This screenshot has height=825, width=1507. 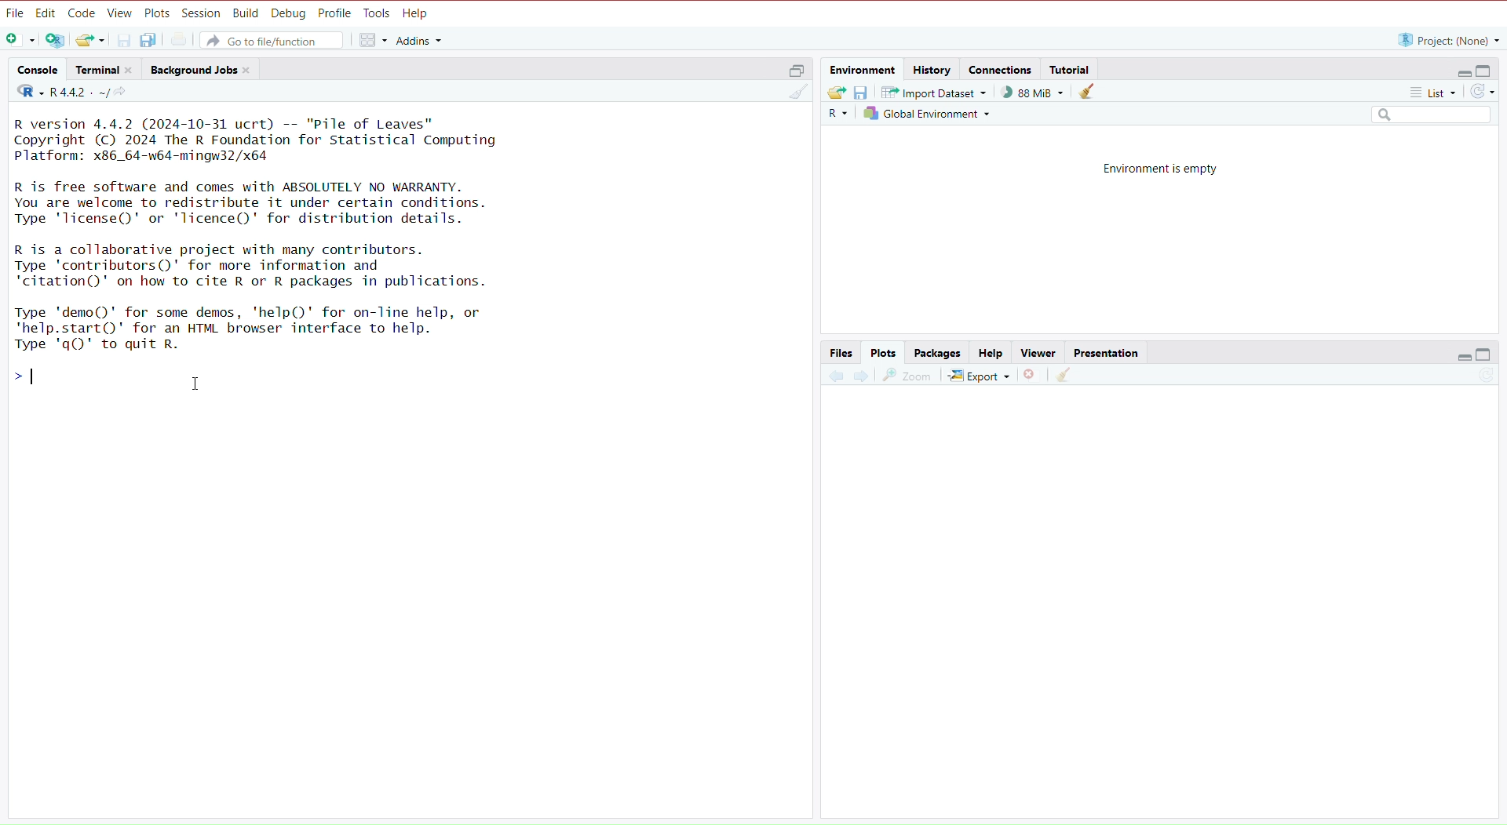 What do you see at coordinates (1027, 93) in the screenshot?
I see `) 88 MiB ~` at bounding box center [1027, 93].